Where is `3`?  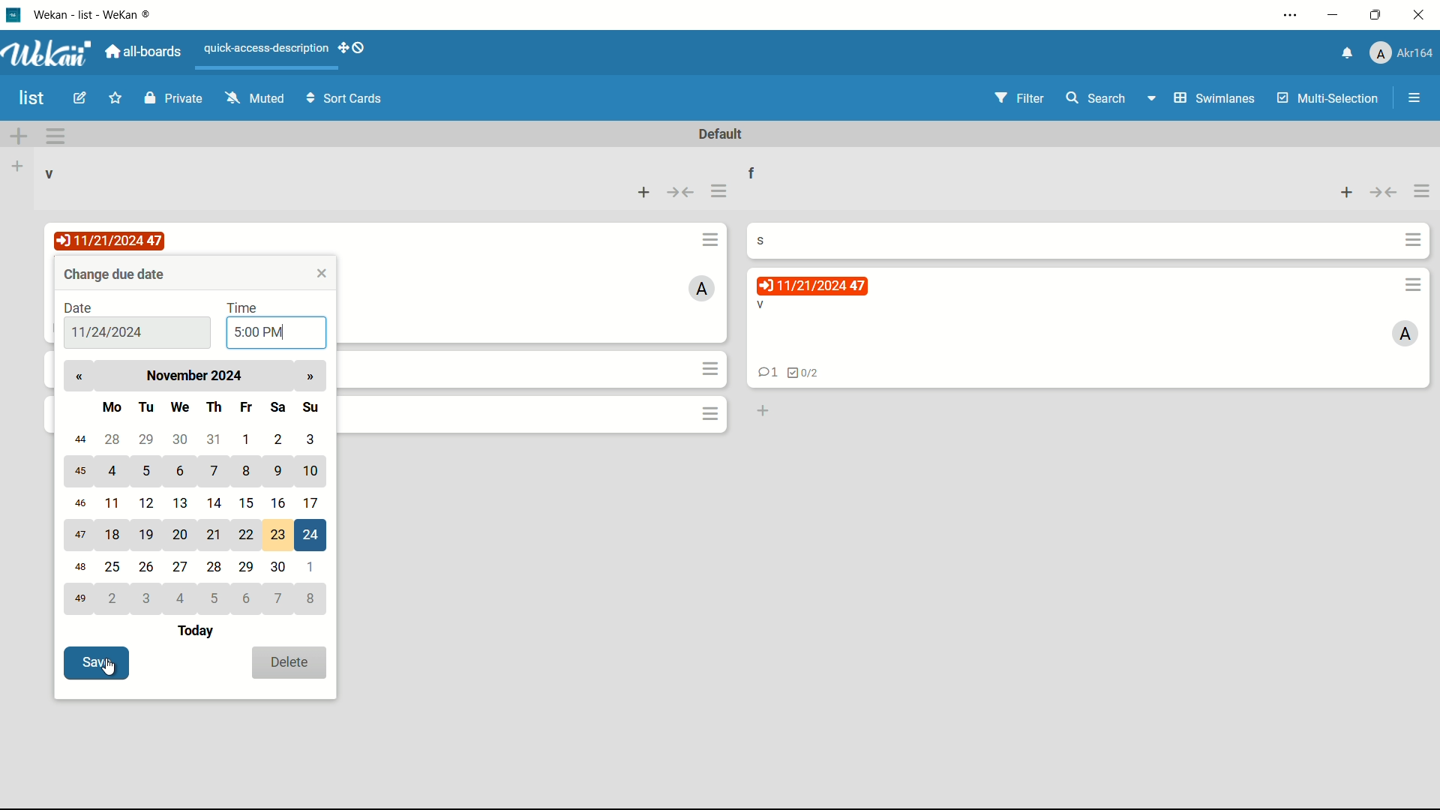
3 is located at coordinates (311, 439).